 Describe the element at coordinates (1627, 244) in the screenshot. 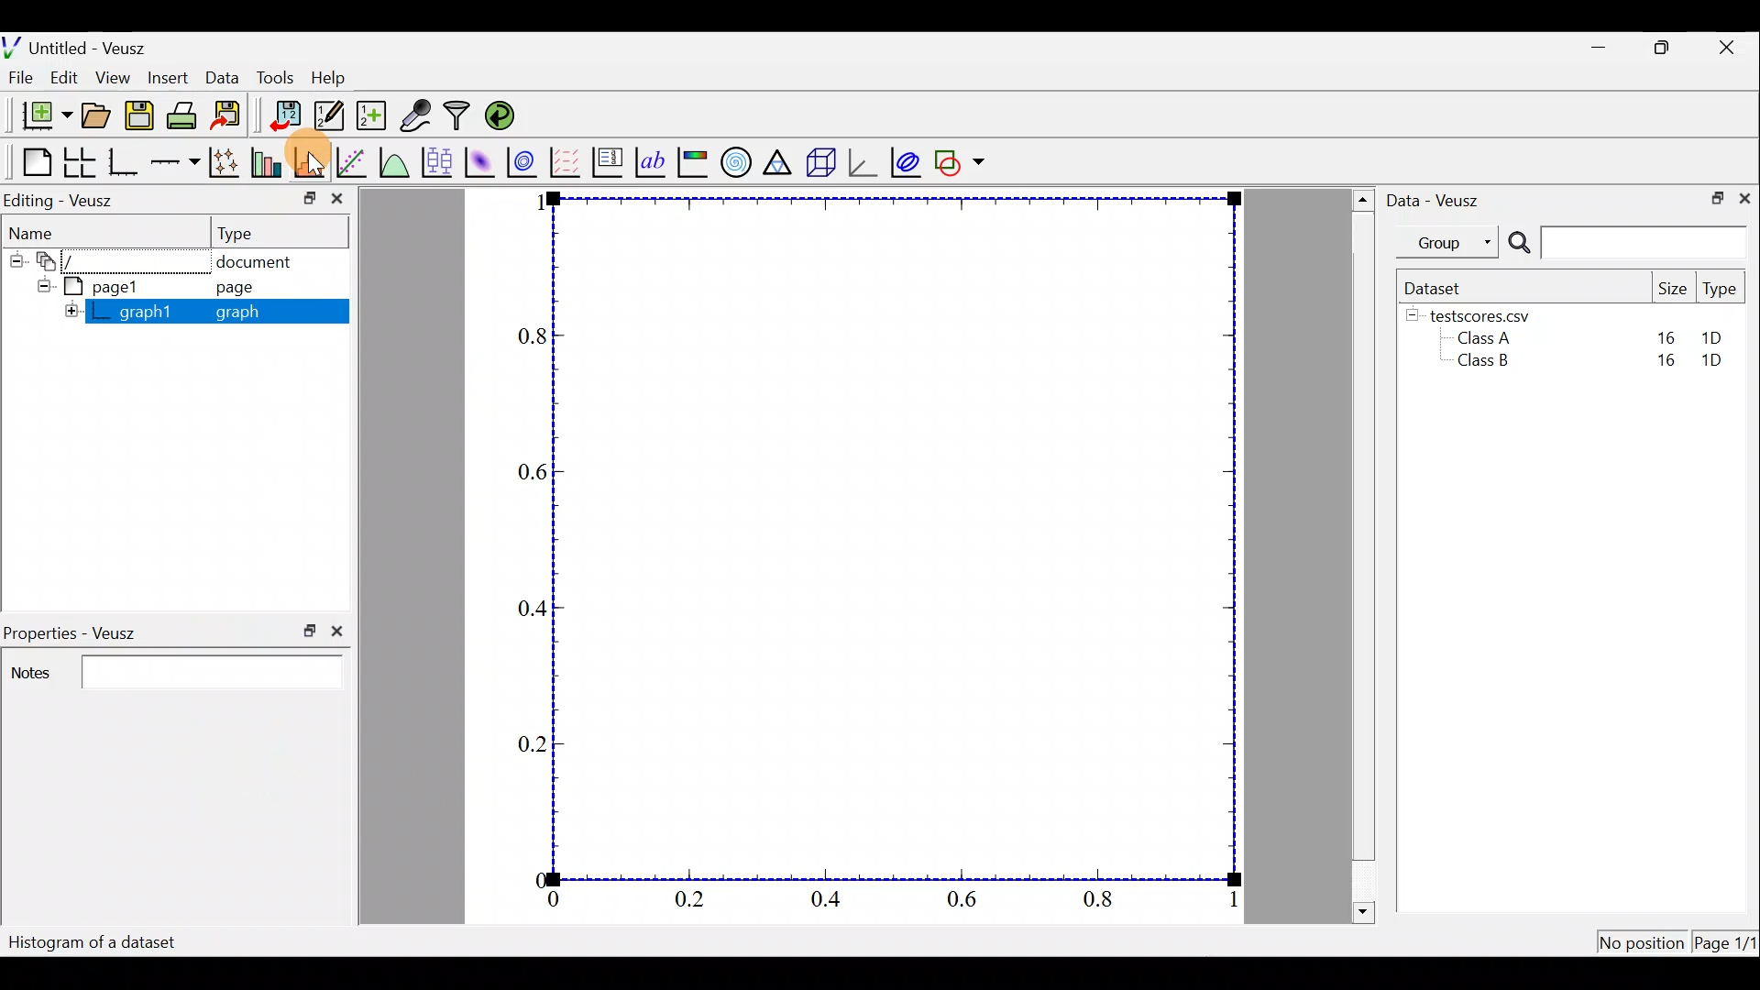

I see `Search bar` at that location.